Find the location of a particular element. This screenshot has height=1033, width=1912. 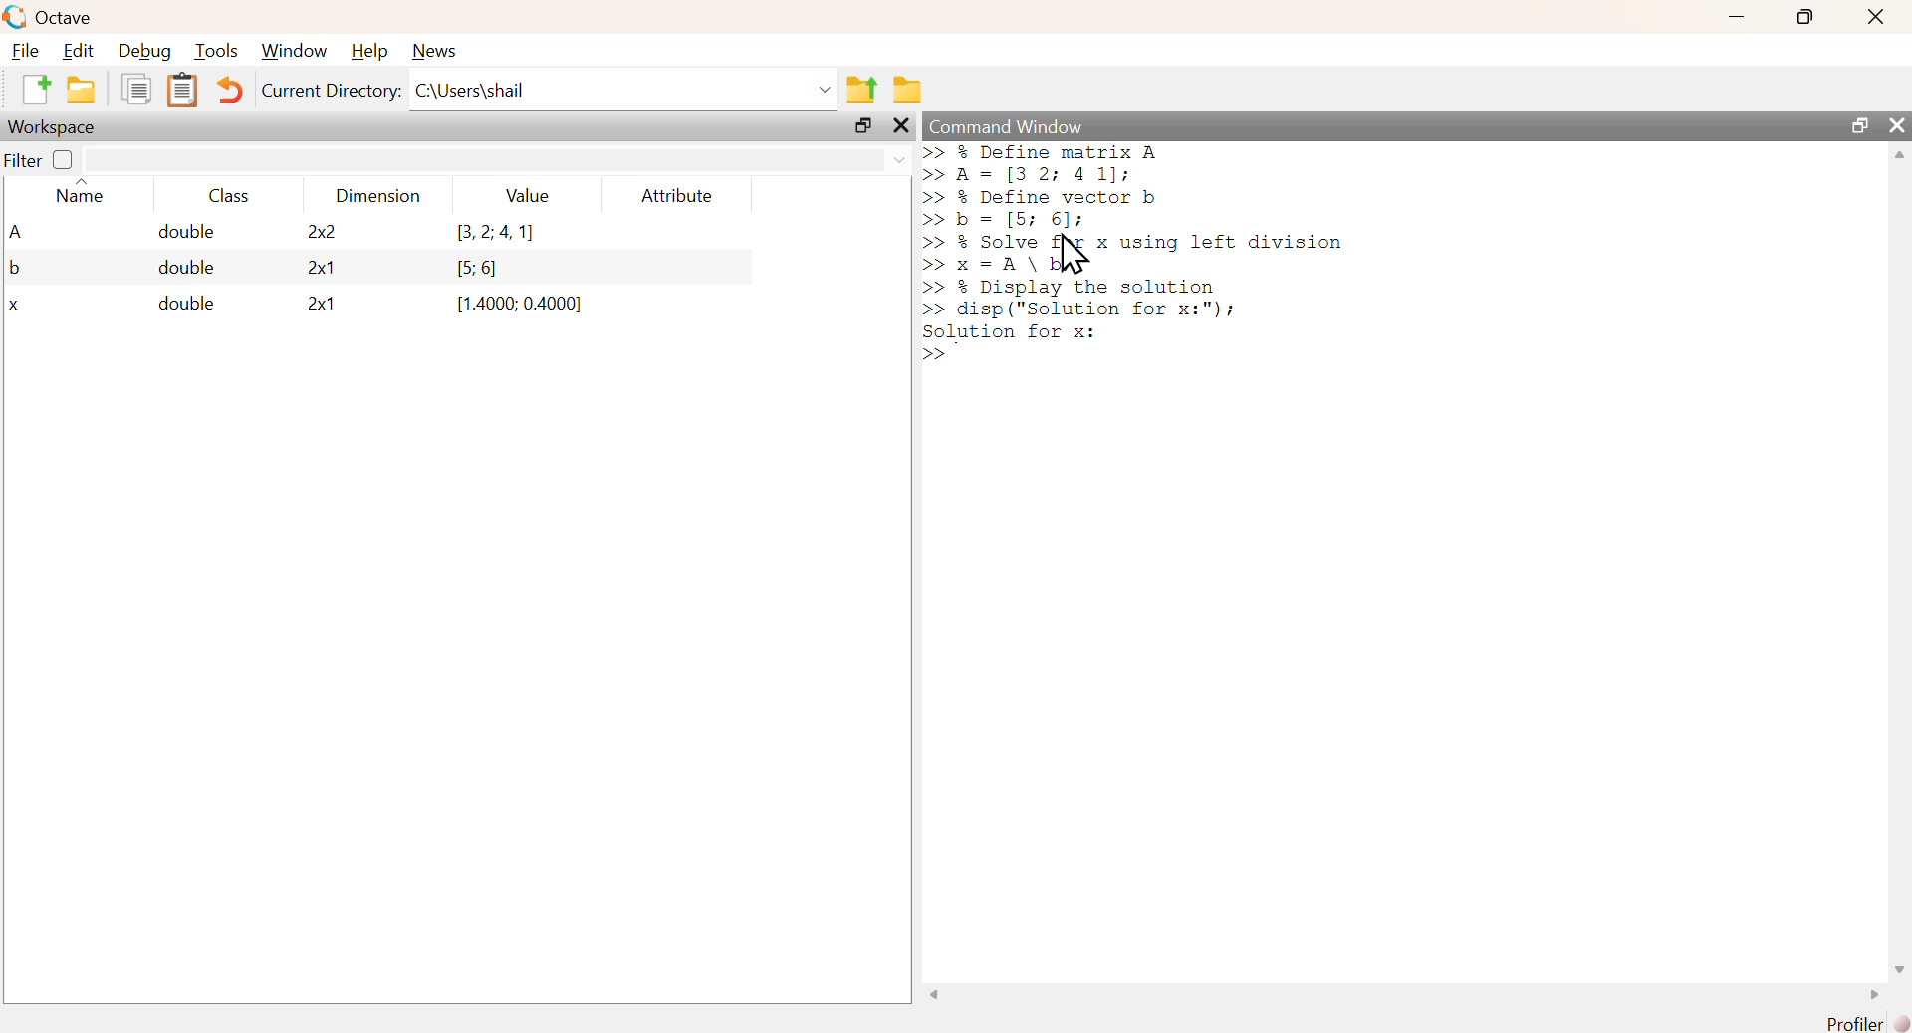

current directory is located at coordinates (331, 93).